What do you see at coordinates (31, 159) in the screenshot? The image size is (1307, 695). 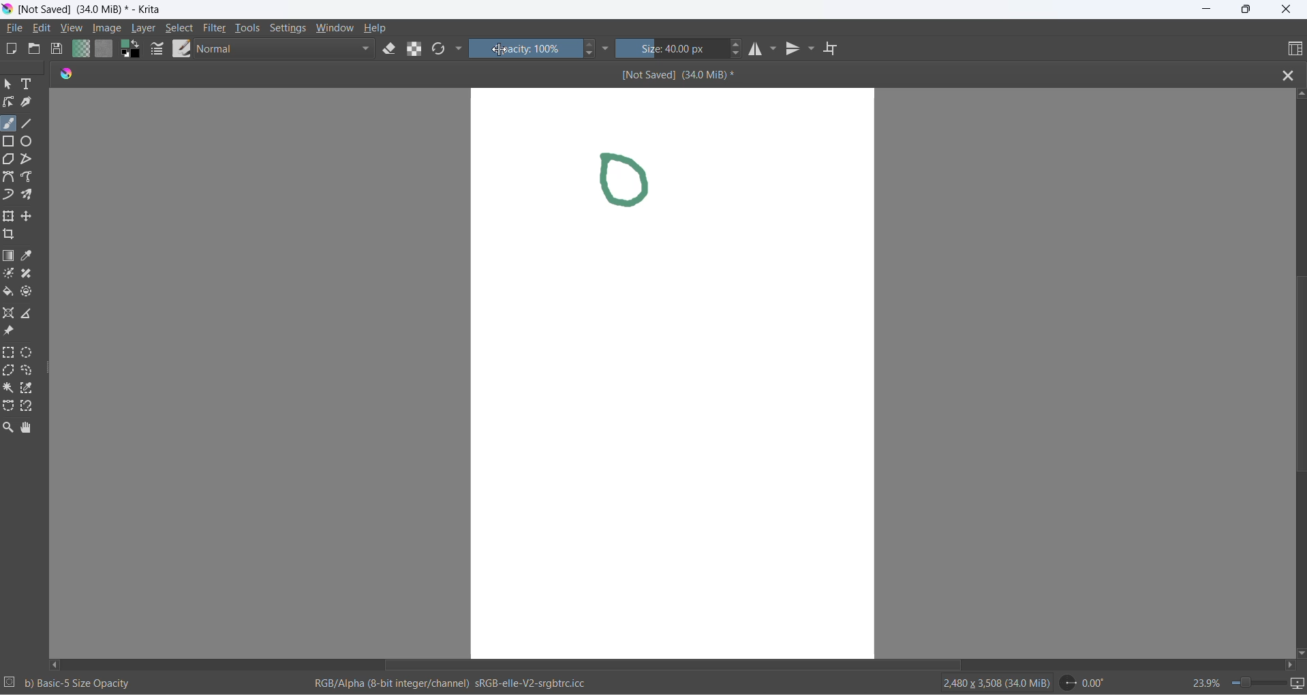 I see `polyline tool` at bounding box center [31, 159].